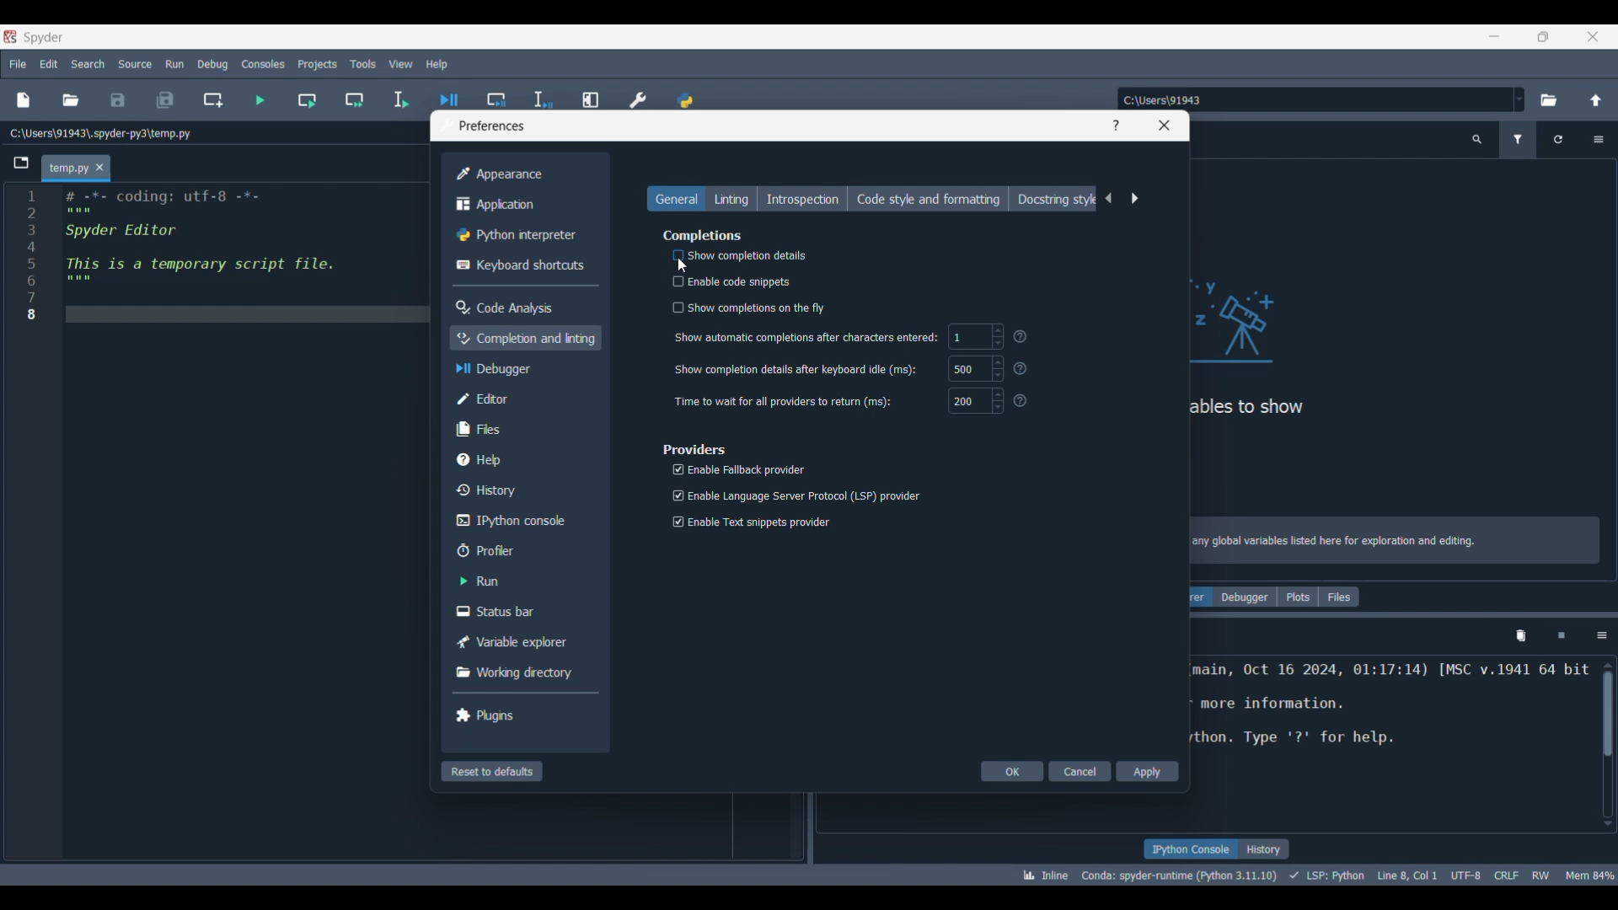  I want to click on Debugger, so click(1245, 597).